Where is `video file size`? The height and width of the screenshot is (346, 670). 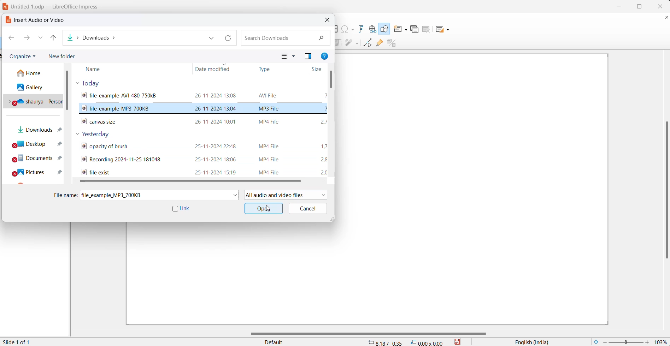
video file size is located at coordinates (327, 95).